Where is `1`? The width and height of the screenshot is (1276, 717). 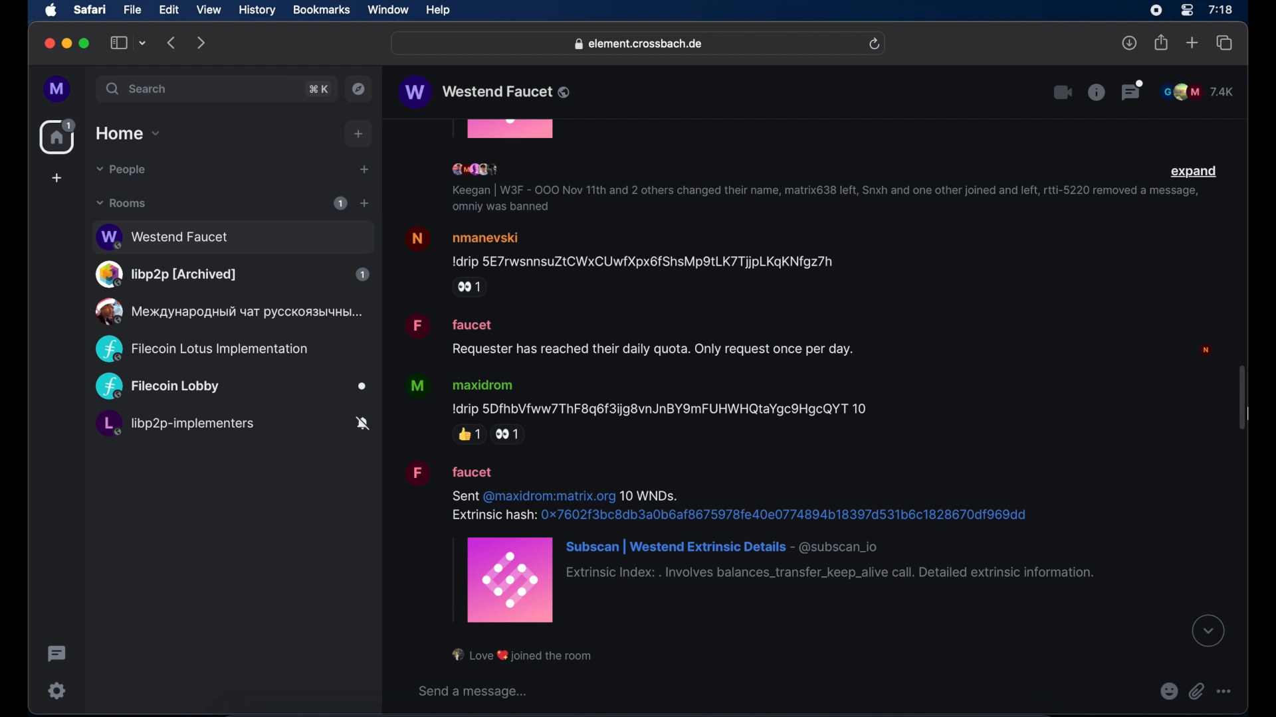 1 is located at coordinates (340, 203).